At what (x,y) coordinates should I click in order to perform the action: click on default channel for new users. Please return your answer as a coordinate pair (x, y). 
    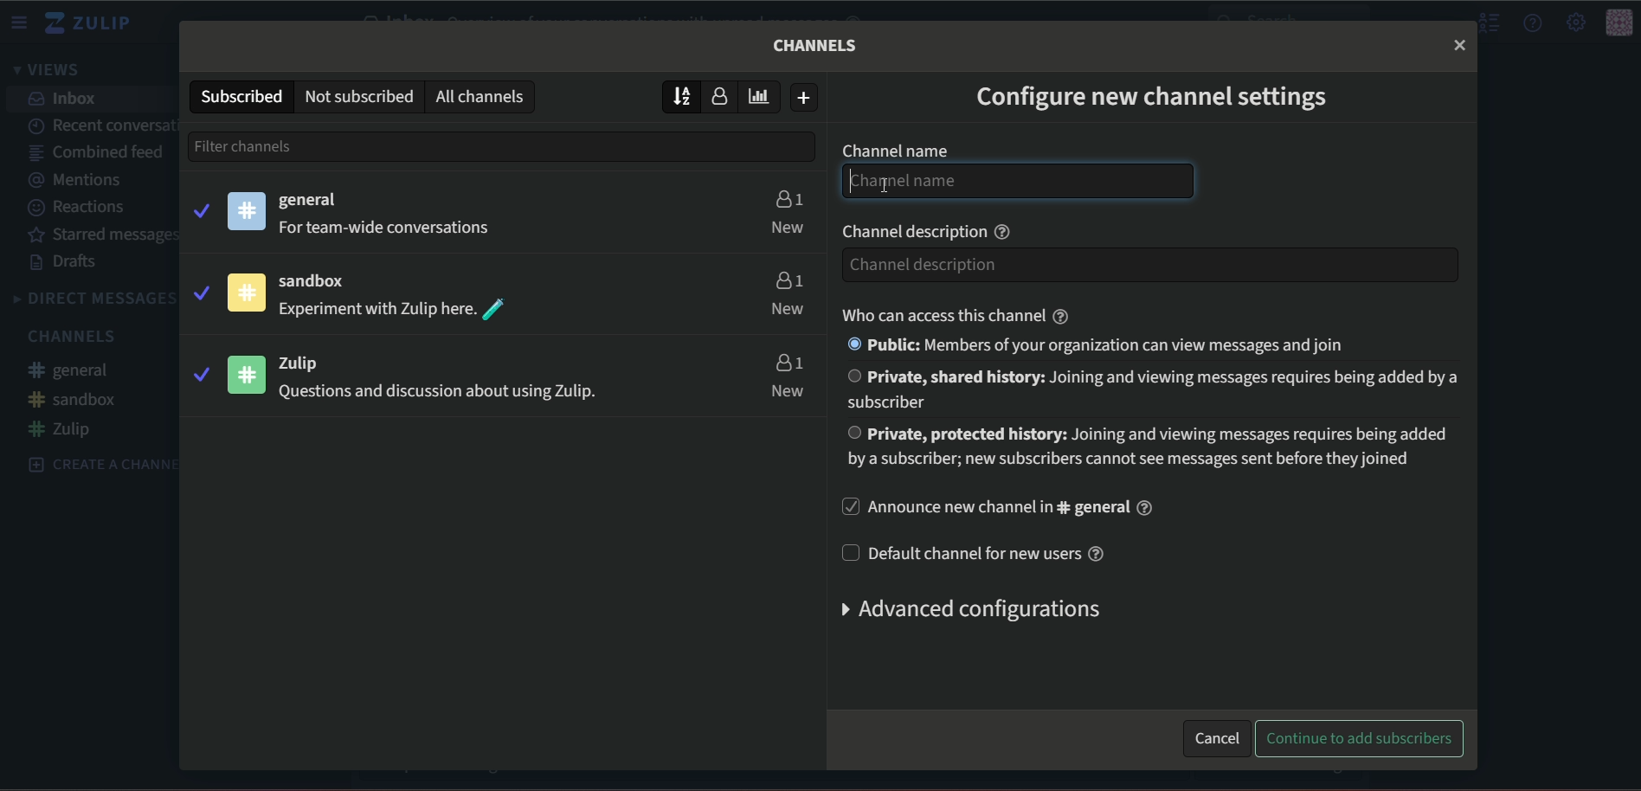
    Looking at the image, I should click on (980, 553).